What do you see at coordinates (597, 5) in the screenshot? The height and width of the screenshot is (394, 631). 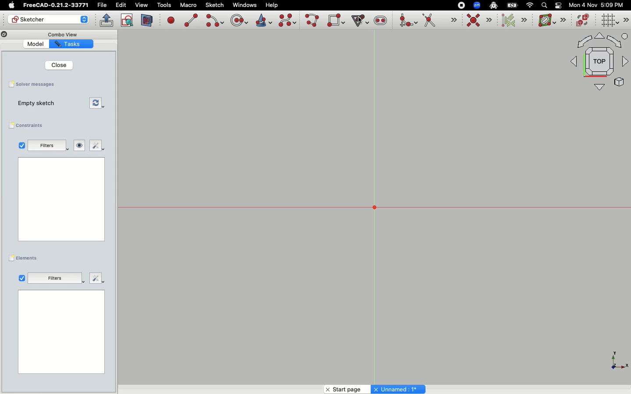 I see `Mon 4 Nov 5:09 PM` at bounding box center [597, 5].